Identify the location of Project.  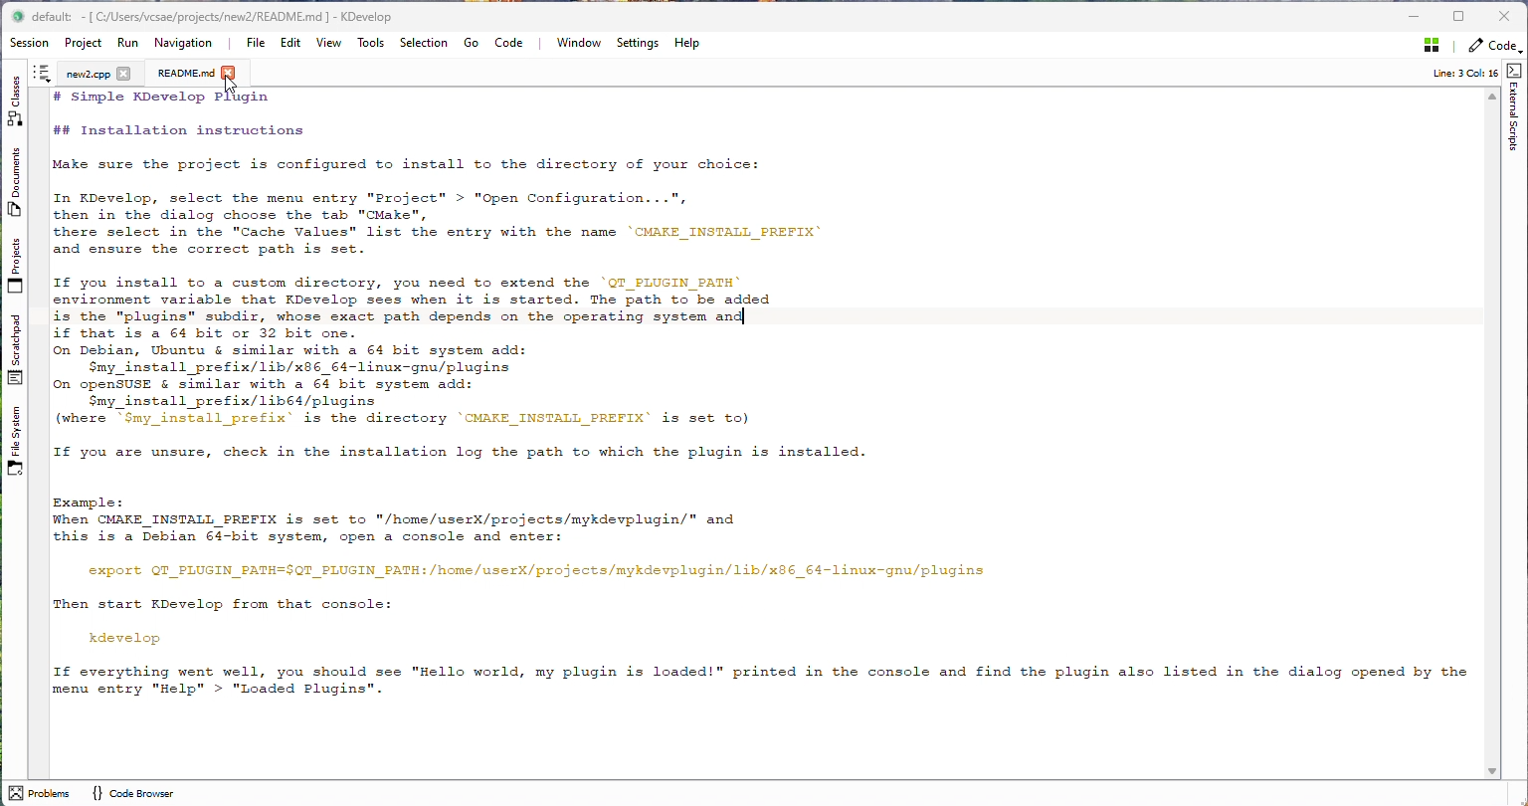
(84, 45).